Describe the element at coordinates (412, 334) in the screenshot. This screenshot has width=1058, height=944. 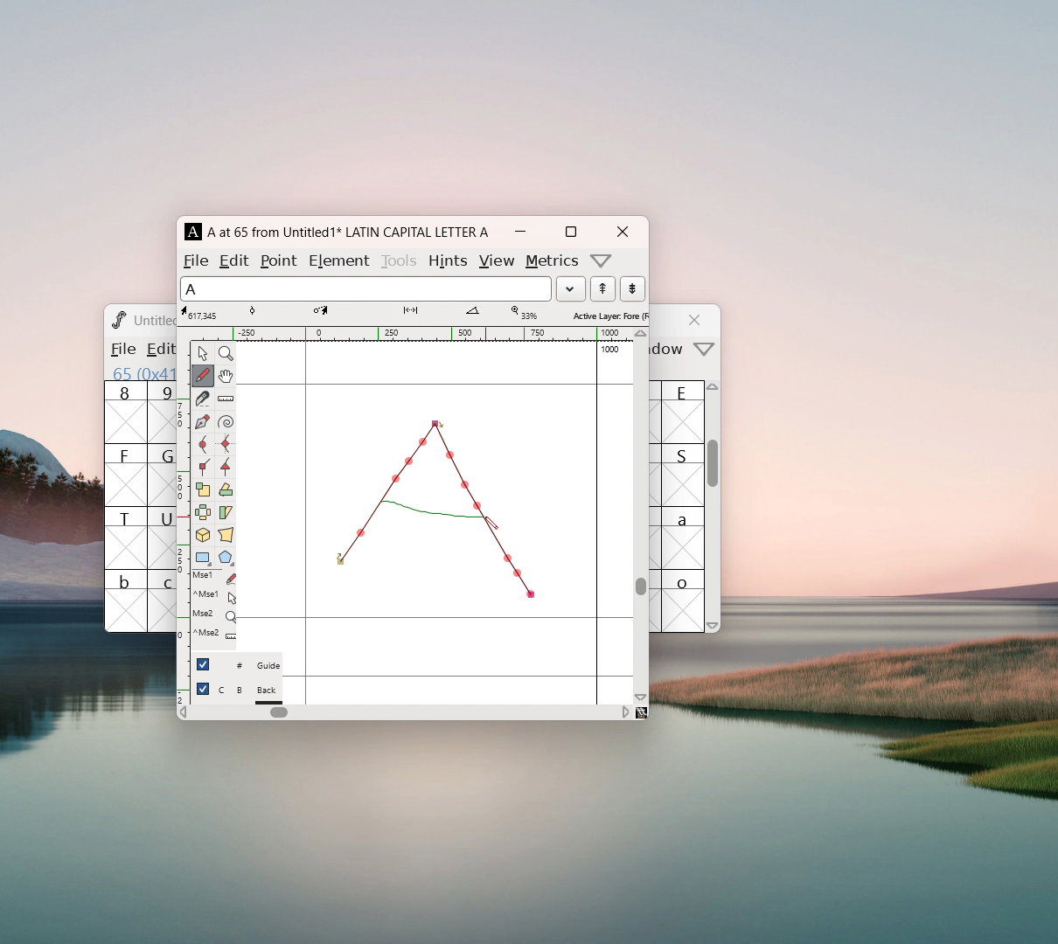
I see `horizontal ruler` at that location.